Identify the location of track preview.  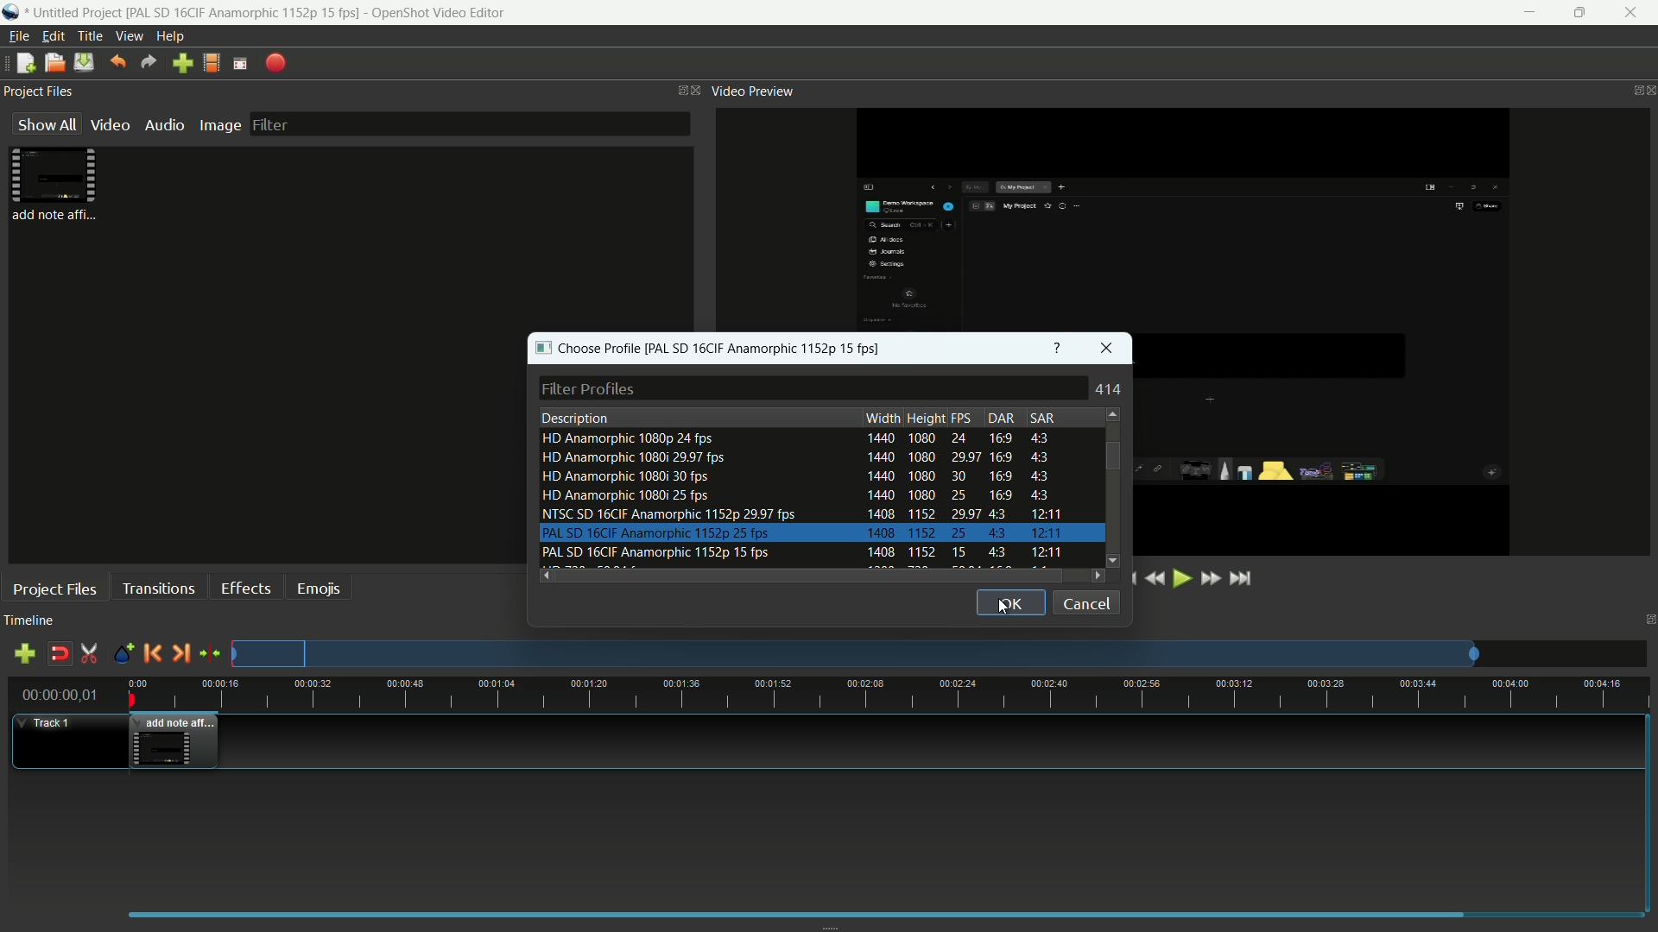
(857, 654).